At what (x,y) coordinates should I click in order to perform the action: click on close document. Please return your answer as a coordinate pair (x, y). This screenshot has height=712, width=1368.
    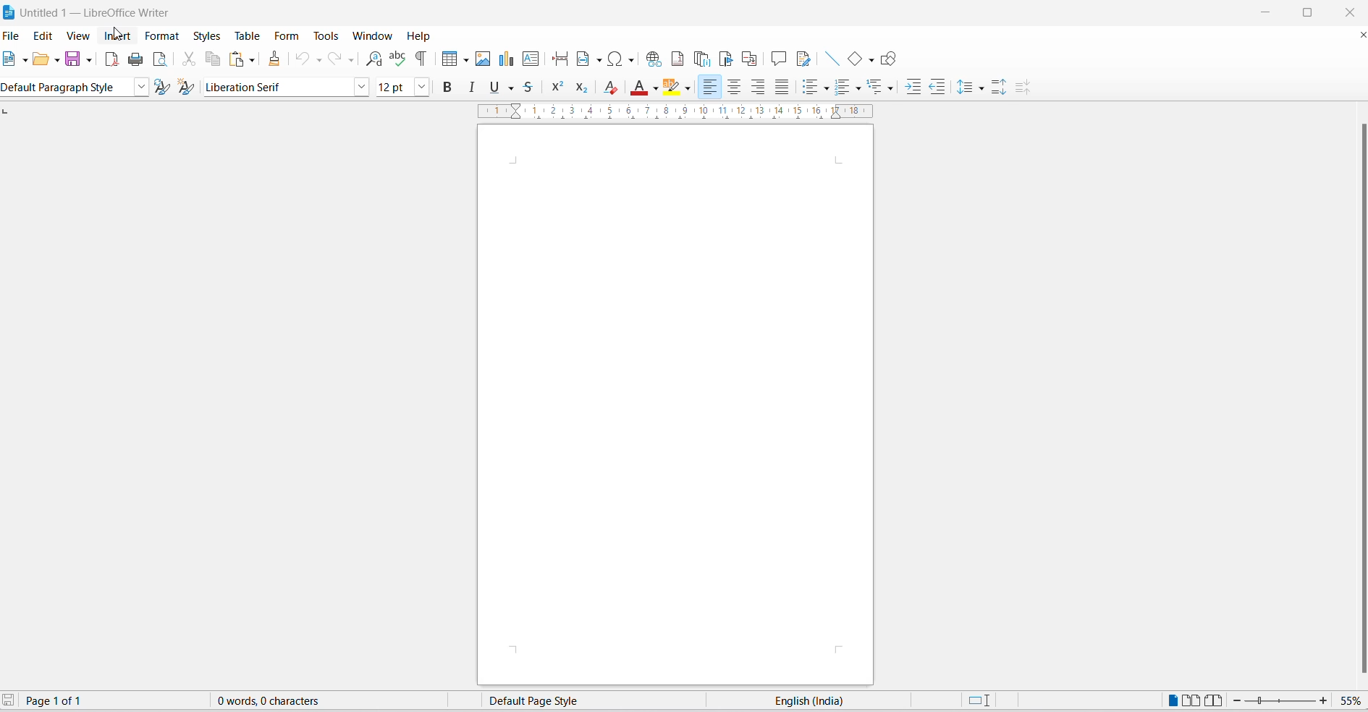
    Looking at the image, I should click on (1359, 37).